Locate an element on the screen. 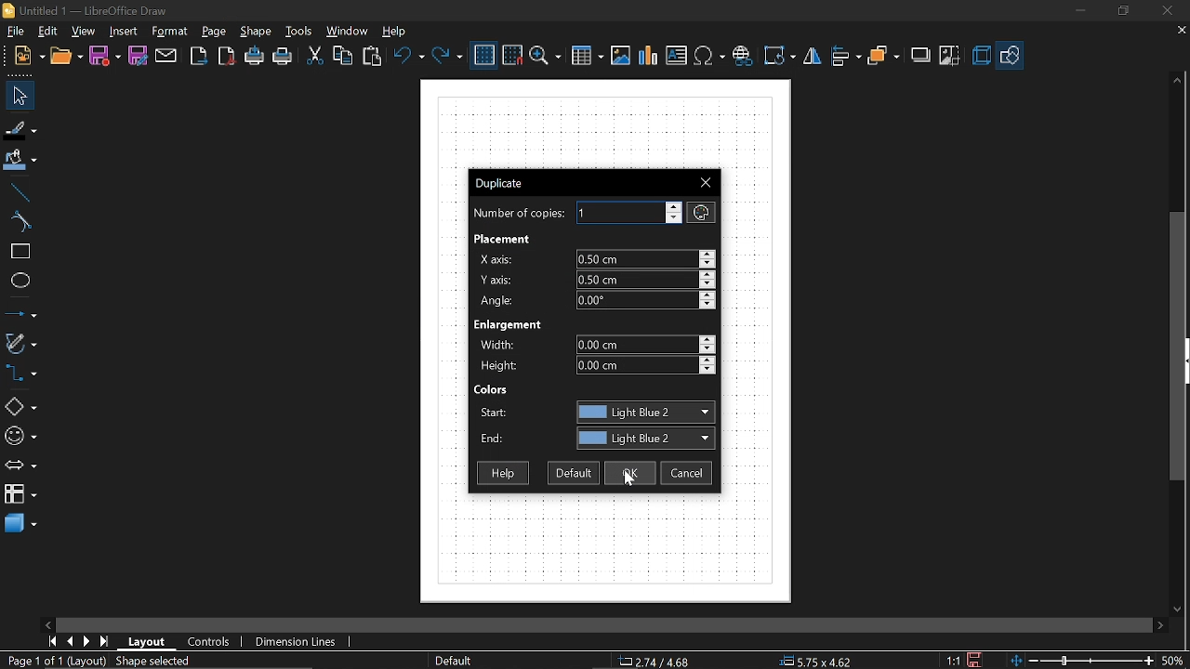 This screenshot has height=669, width=1190. go to first page is located at coordinates (52, 641).